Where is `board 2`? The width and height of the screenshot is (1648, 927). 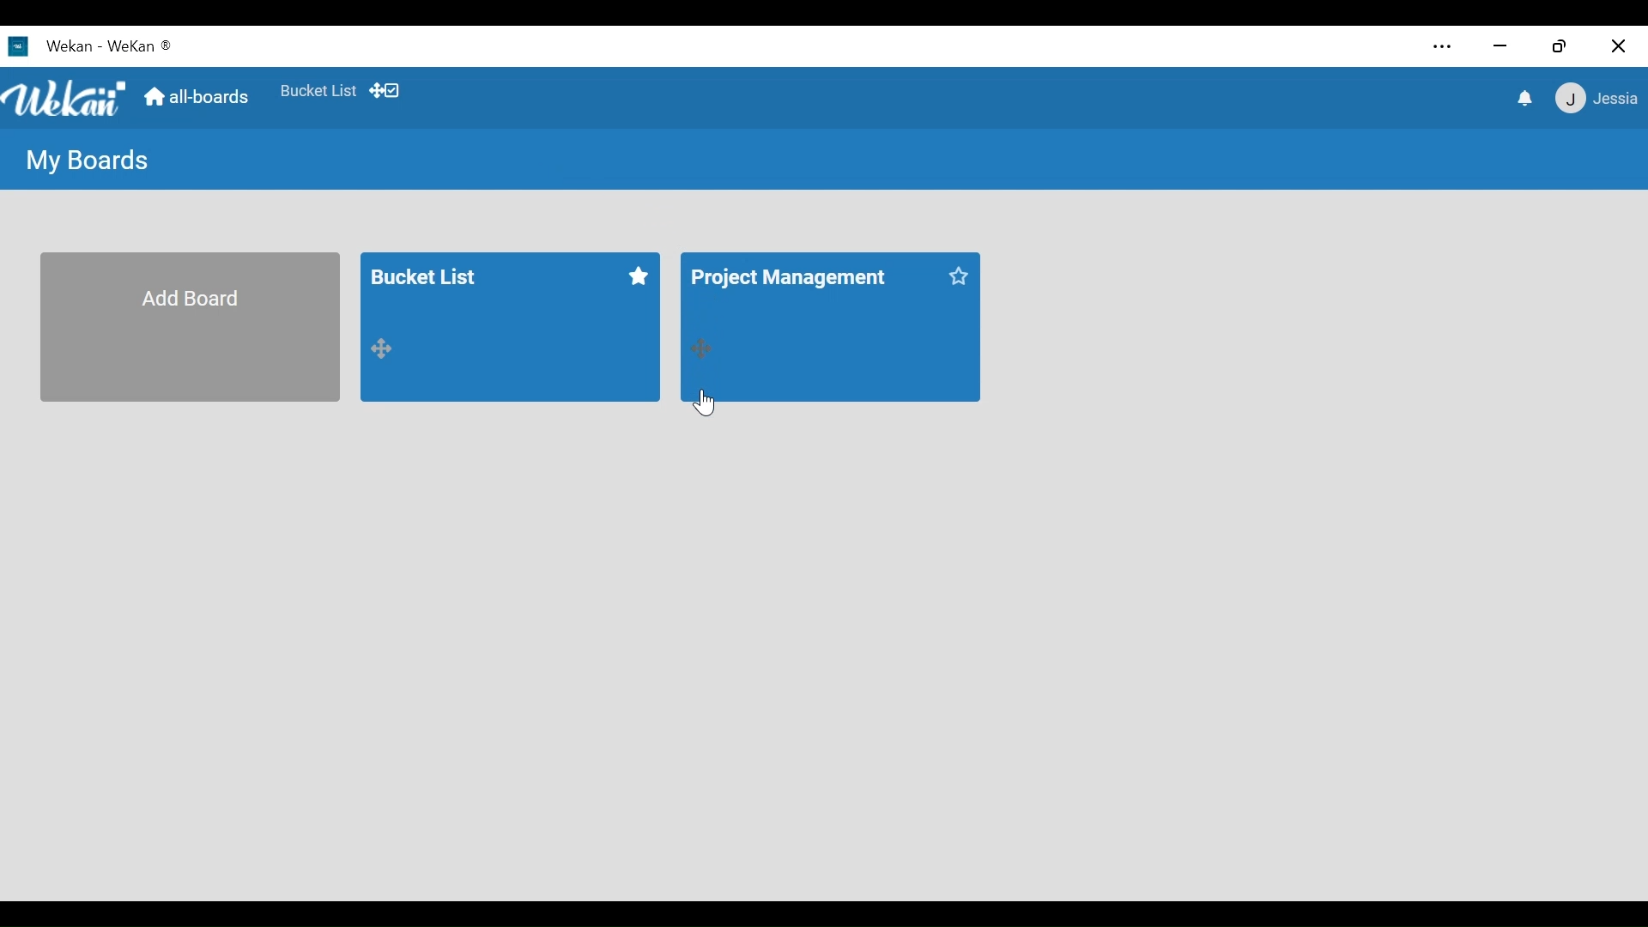
board 2 is located at coordinates (830, 326).